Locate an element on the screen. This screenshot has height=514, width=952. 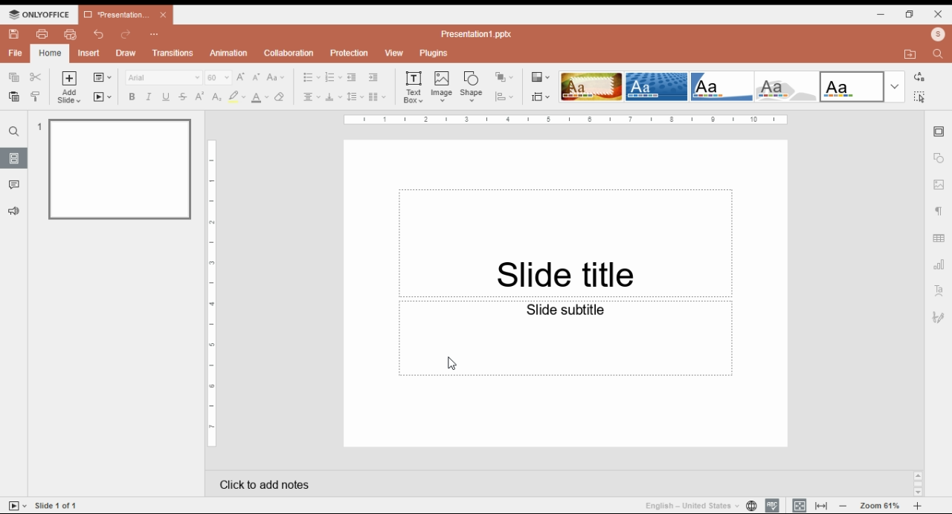
feedback and support is located at coordinates (15, 212).